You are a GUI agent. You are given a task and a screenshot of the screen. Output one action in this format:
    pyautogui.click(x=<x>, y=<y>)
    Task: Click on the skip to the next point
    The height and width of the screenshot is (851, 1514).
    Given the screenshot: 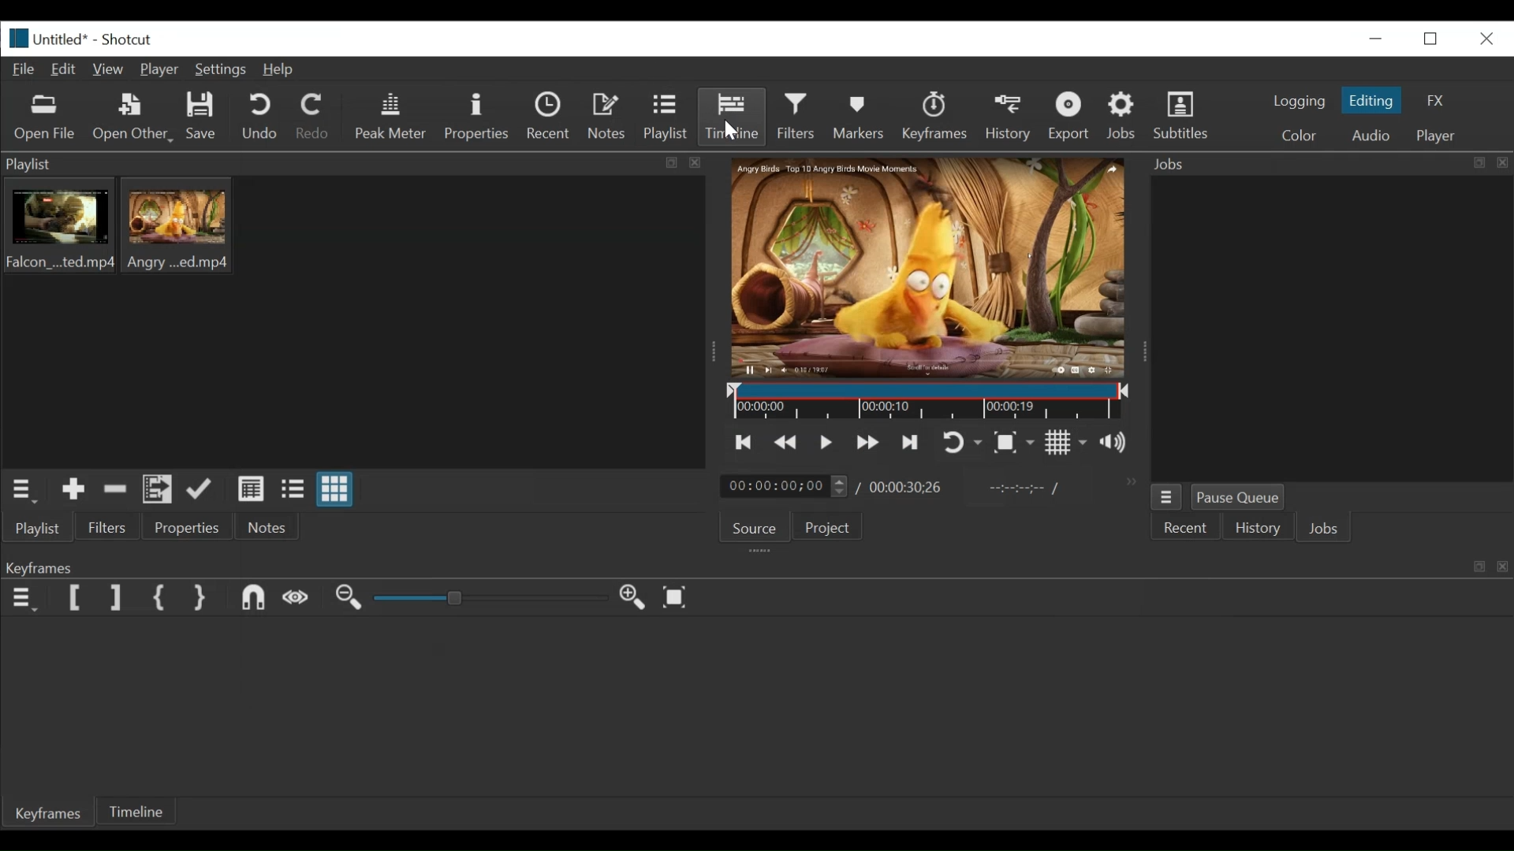 What is the action you would take?
    pyautogui.click(x=912, y=442)
    